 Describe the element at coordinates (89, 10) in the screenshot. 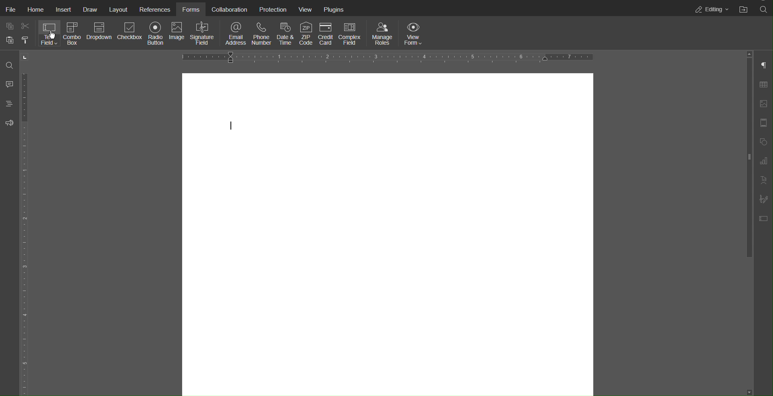

I see `Draw` at that location.